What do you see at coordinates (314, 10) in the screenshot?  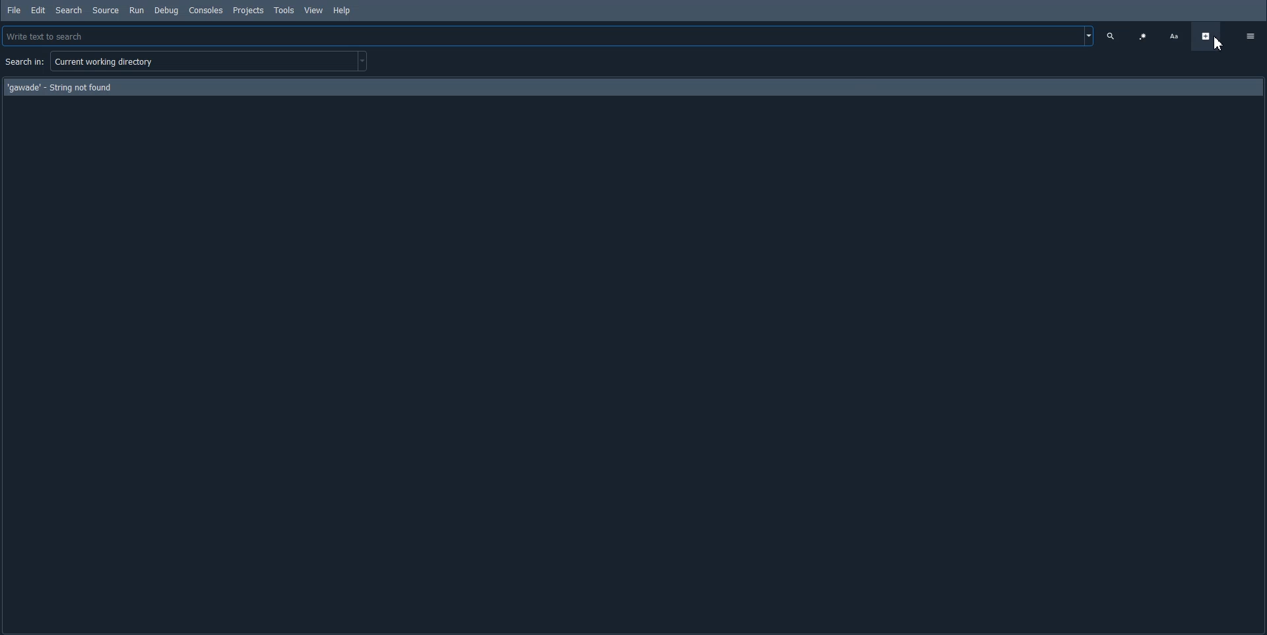 I see `View` at bounding box center [314, 10].